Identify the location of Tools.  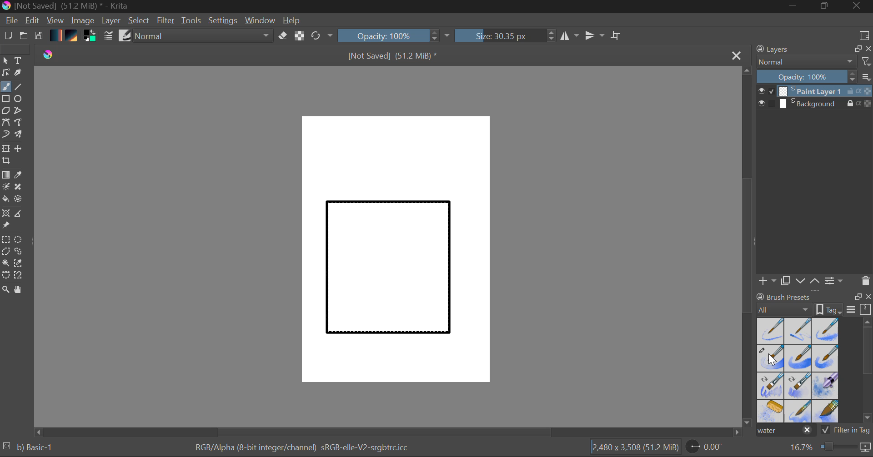
(192, 21).